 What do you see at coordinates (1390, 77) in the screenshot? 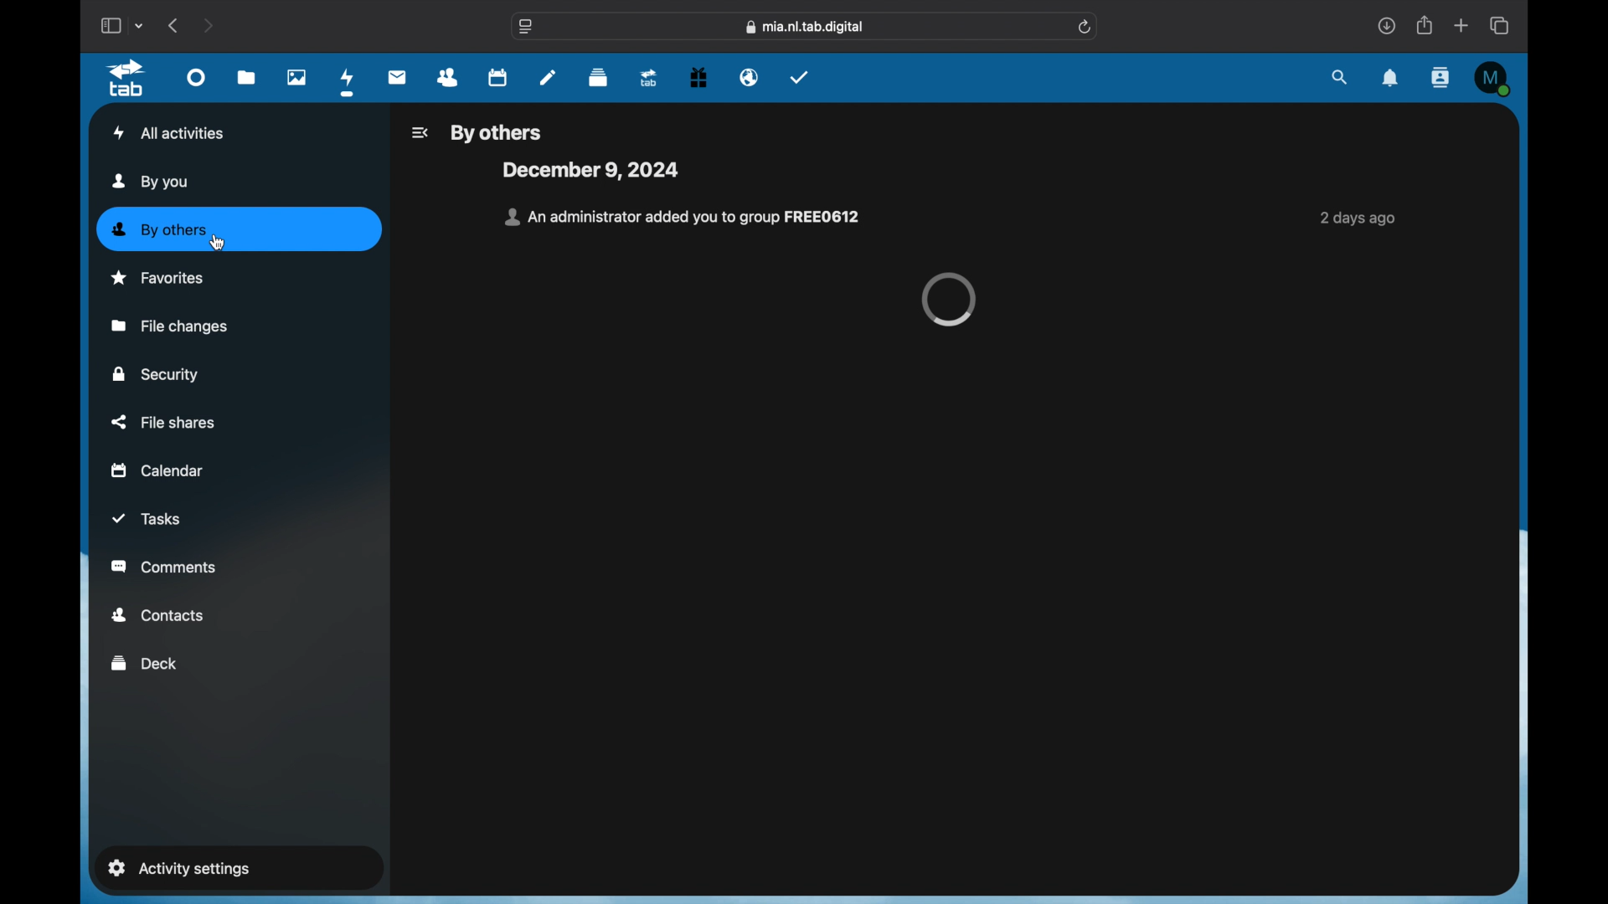
I see `notifications` at bounding box center [1390, 77].